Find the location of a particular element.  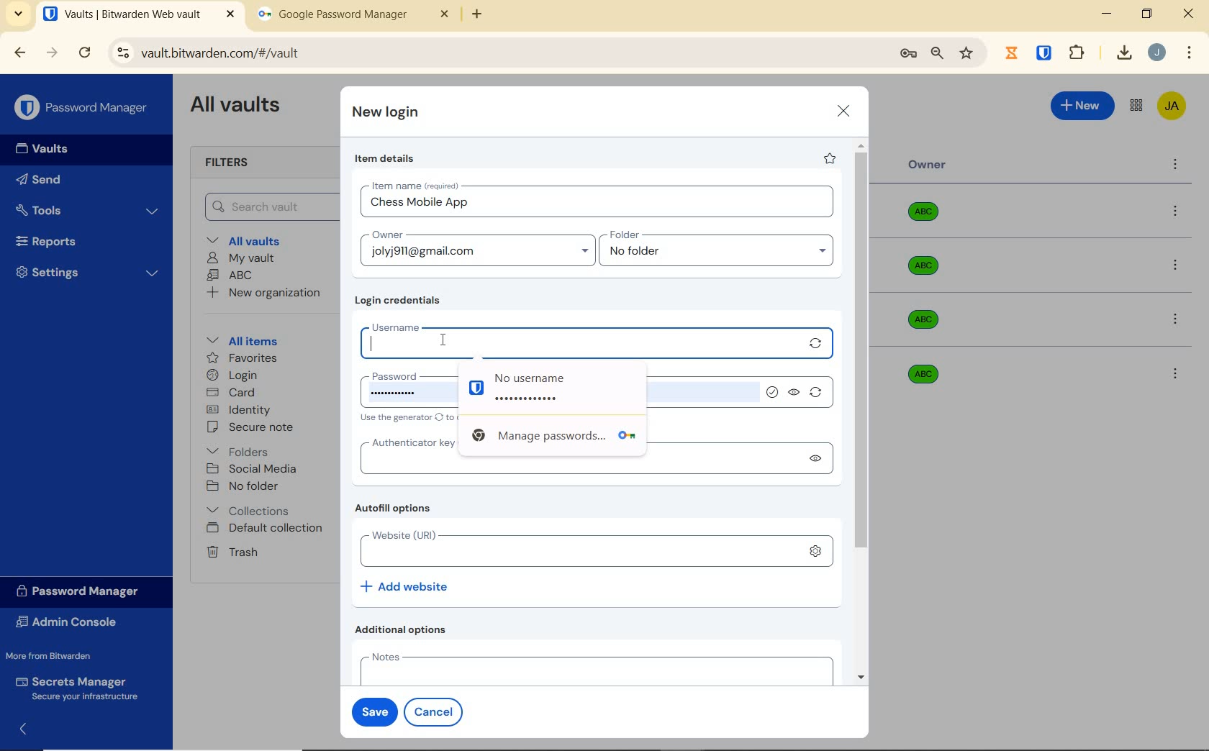

unhide is located at coordinates (819, 460).